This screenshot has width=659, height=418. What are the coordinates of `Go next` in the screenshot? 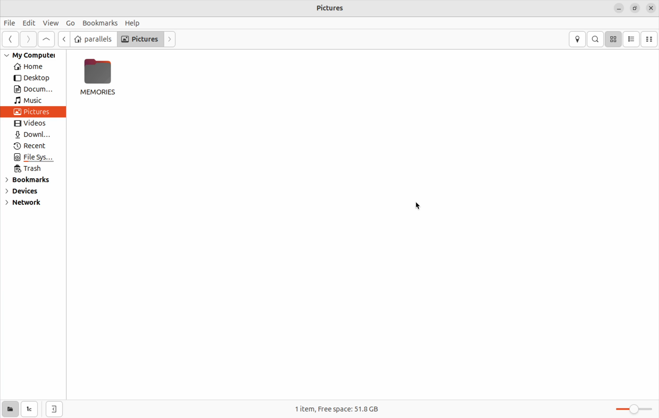 It's located at (28, 39).